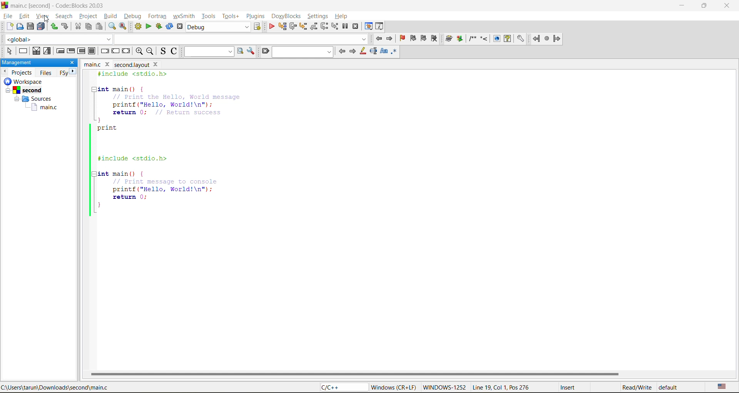 This screenshot has width=739, height=393. What do you see at coordinates (379, 26) in the screenshot?
I see `various info` at bounding box center [379, 26].